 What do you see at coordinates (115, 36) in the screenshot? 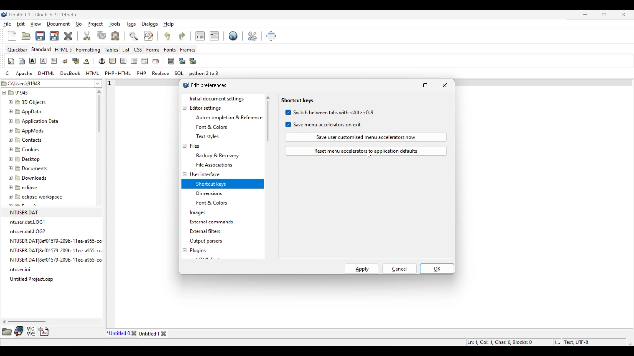
I see `Paste` at bounding box center [115, 36].